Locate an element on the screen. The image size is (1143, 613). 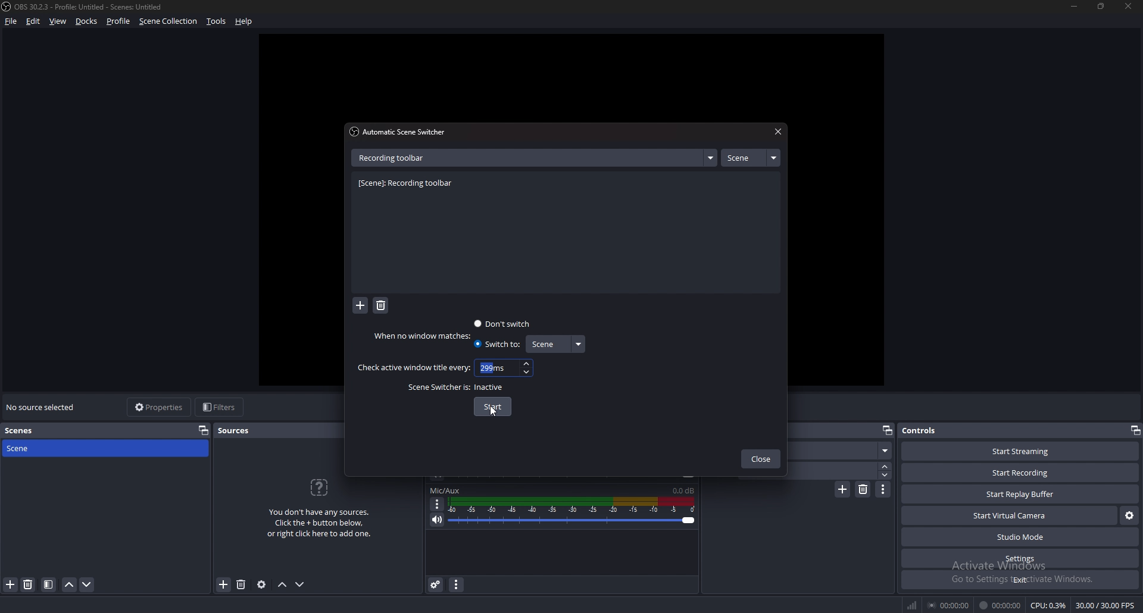
file is located at coordinates (12, 21).